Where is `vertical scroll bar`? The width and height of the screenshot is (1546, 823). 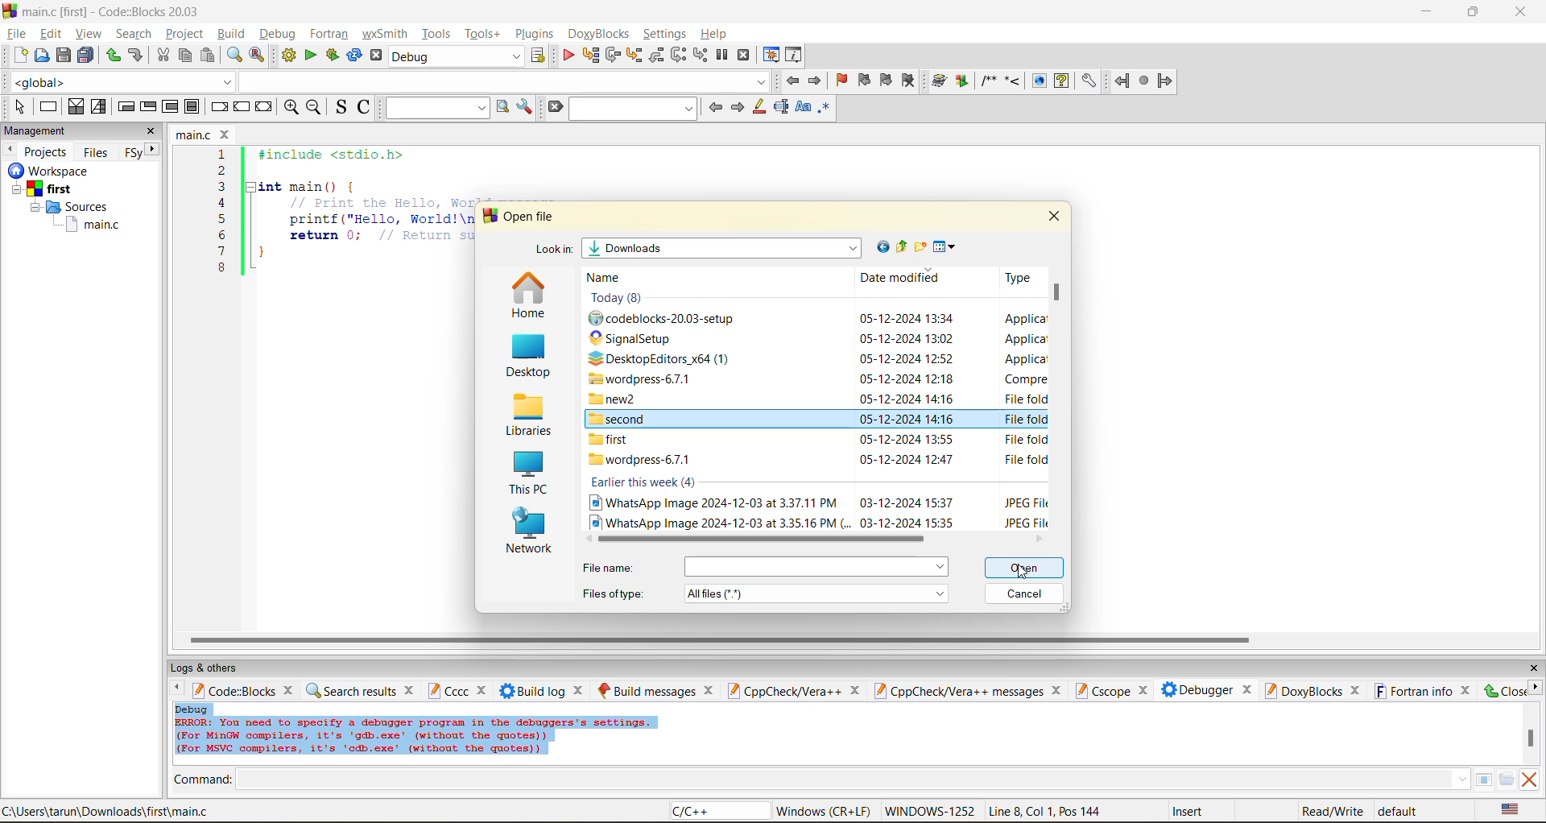
vertical scroll bar is located at coordinates (1060, 296).